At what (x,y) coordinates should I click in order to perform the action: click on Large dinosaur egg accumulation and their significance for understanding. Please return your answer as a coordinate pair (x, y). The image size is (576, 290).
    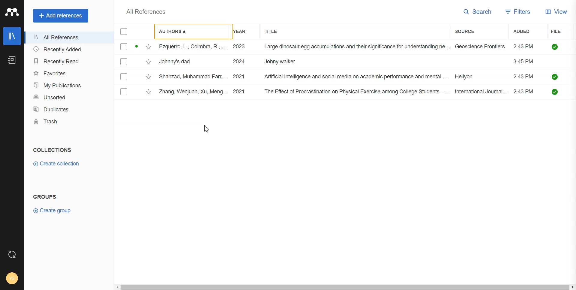
    Looking at the image, I should click on (357, 47).